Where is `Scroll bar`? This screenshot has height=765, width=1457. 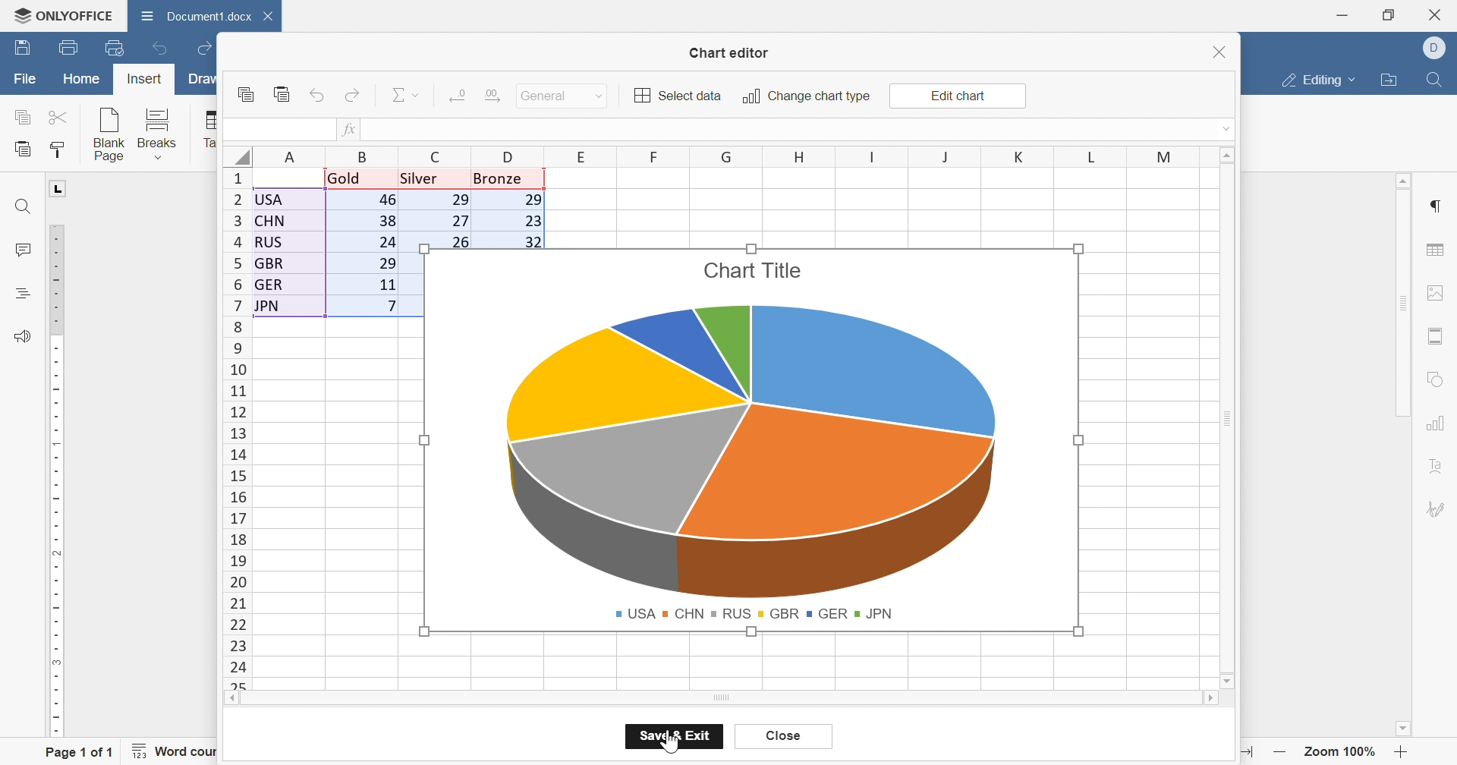
Scroll bar is located at coordinates (721, 700).